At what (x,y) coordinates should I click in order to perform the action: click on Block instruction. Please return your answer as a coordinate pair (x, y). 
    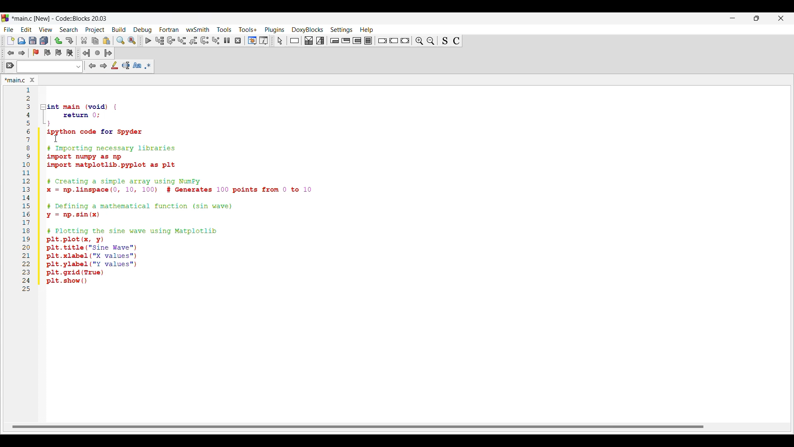
    Looking at the image, I should click on (368, 41).